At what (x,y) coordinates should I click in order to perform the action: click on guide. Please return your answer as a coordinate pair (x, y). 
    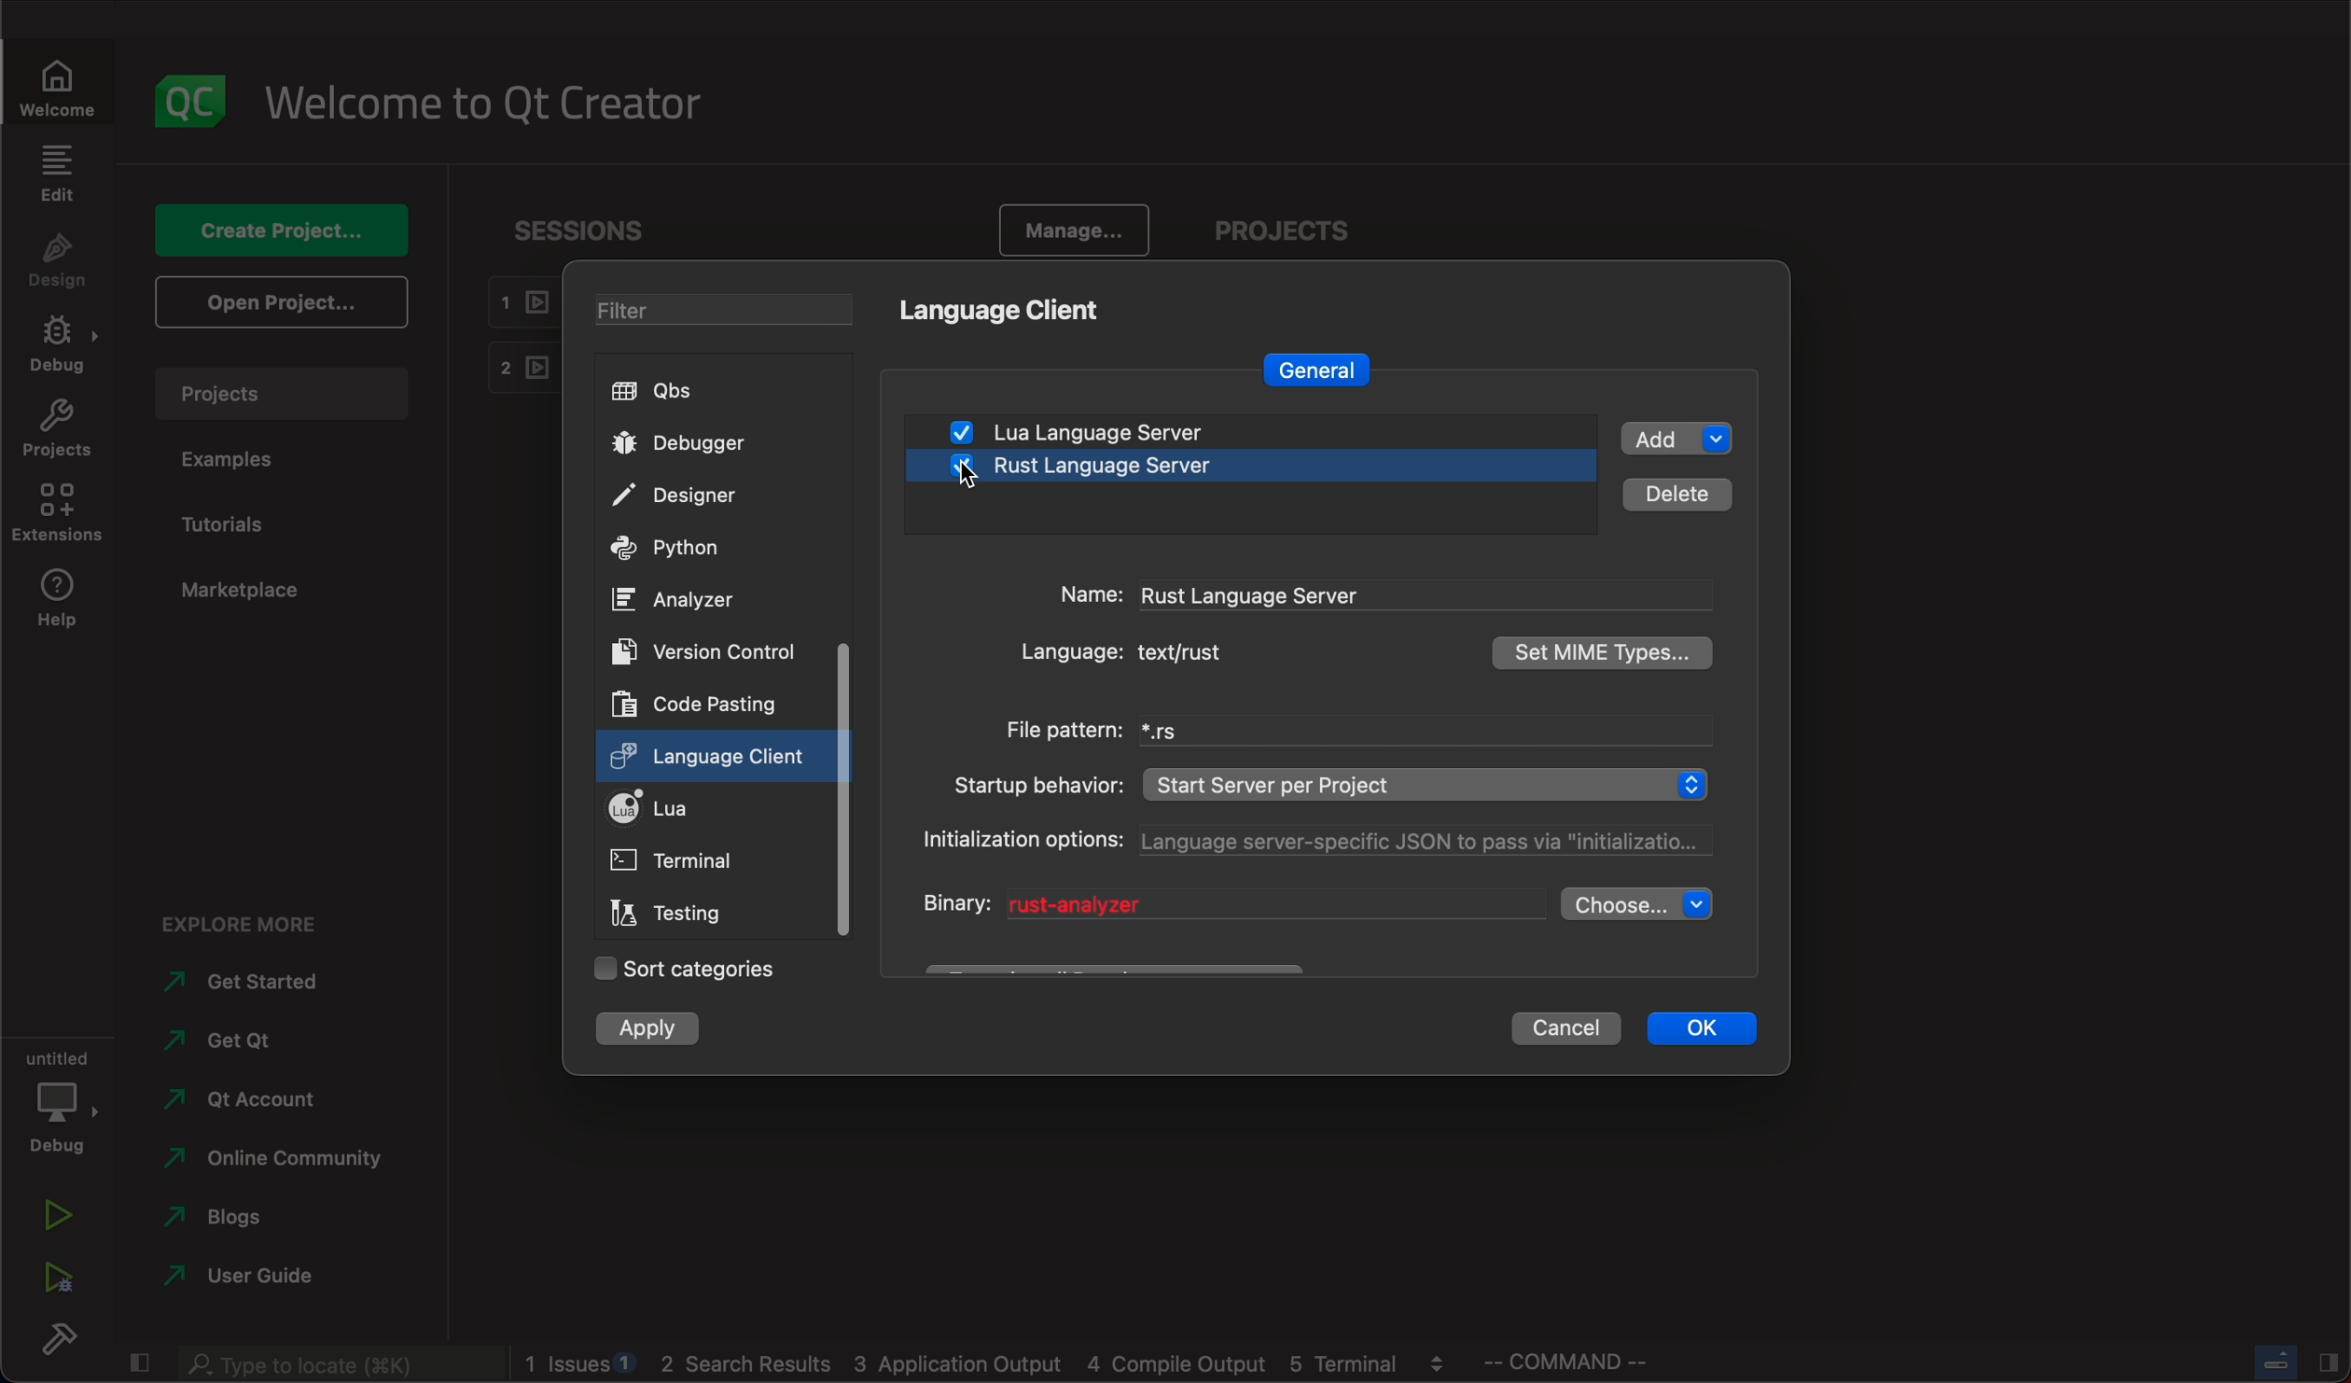
    Looking at the image, I should click on (240, 1279).